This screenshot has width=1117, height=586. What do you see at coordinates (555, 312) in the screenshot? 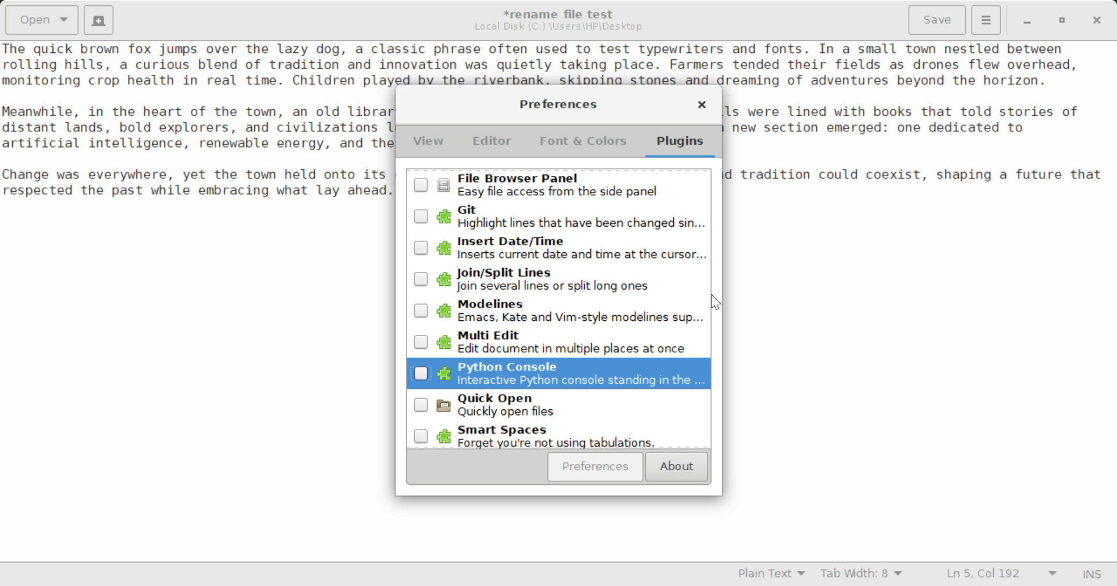
I see `Modelines Plugin Unselected` at bounding box center [555, 312].